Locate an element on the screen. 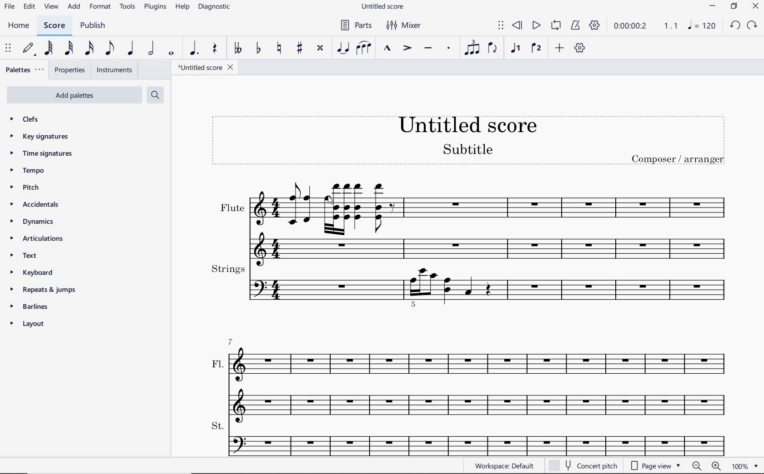 The width and height of the screenshot is (764, 474). TENUTO is located at coordinates (429, 49).